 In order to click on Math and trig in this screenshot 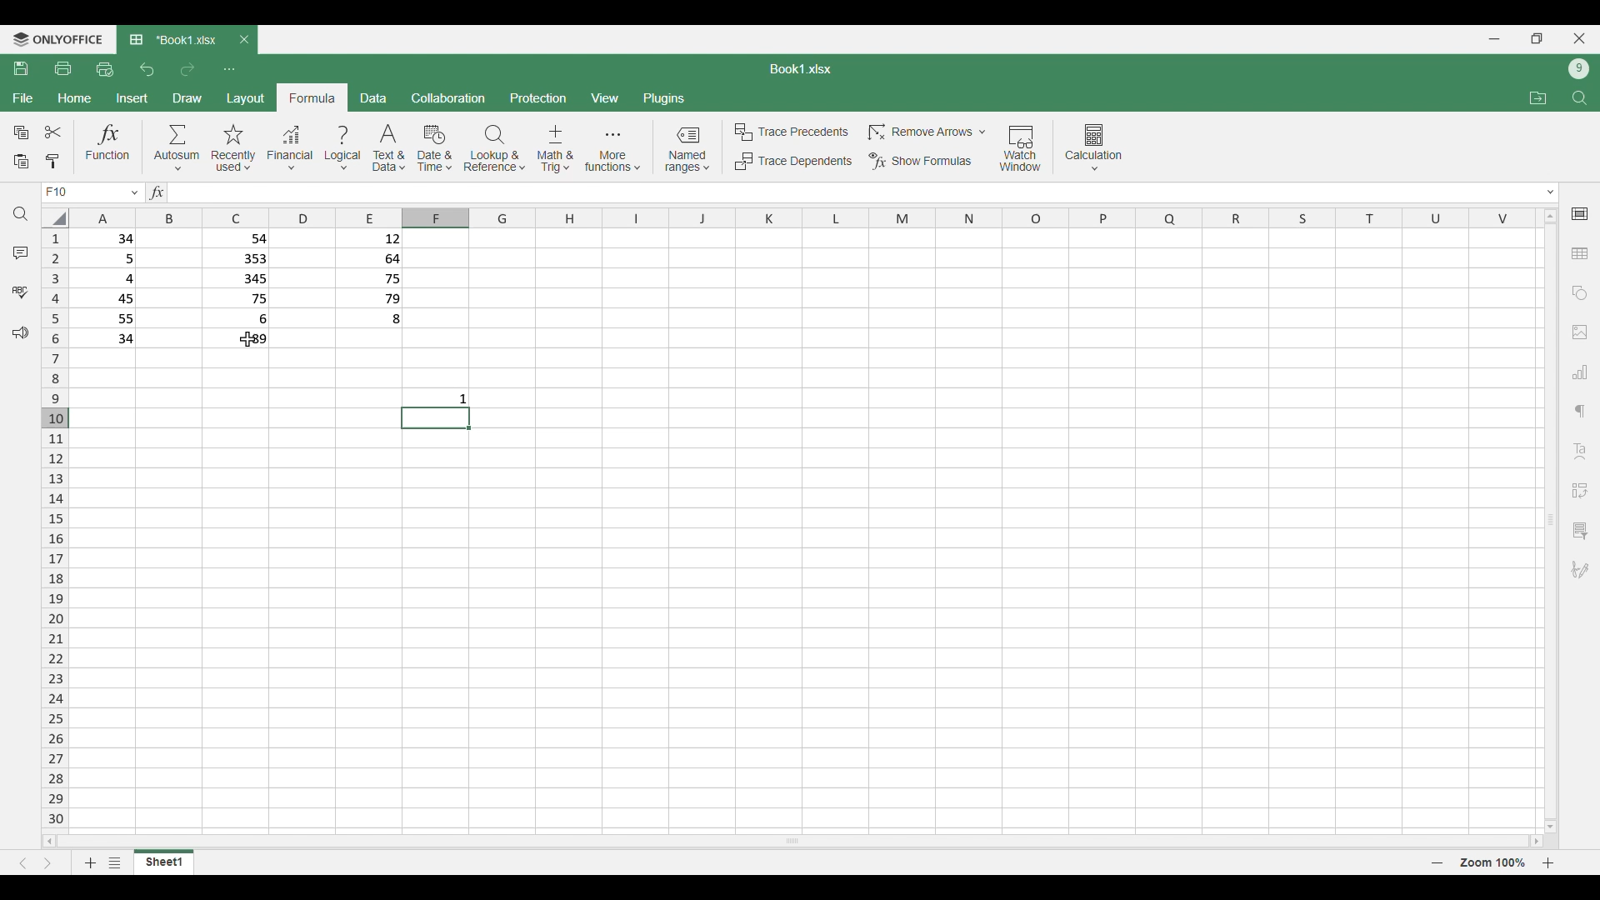, I will do `click(555, 148)`.